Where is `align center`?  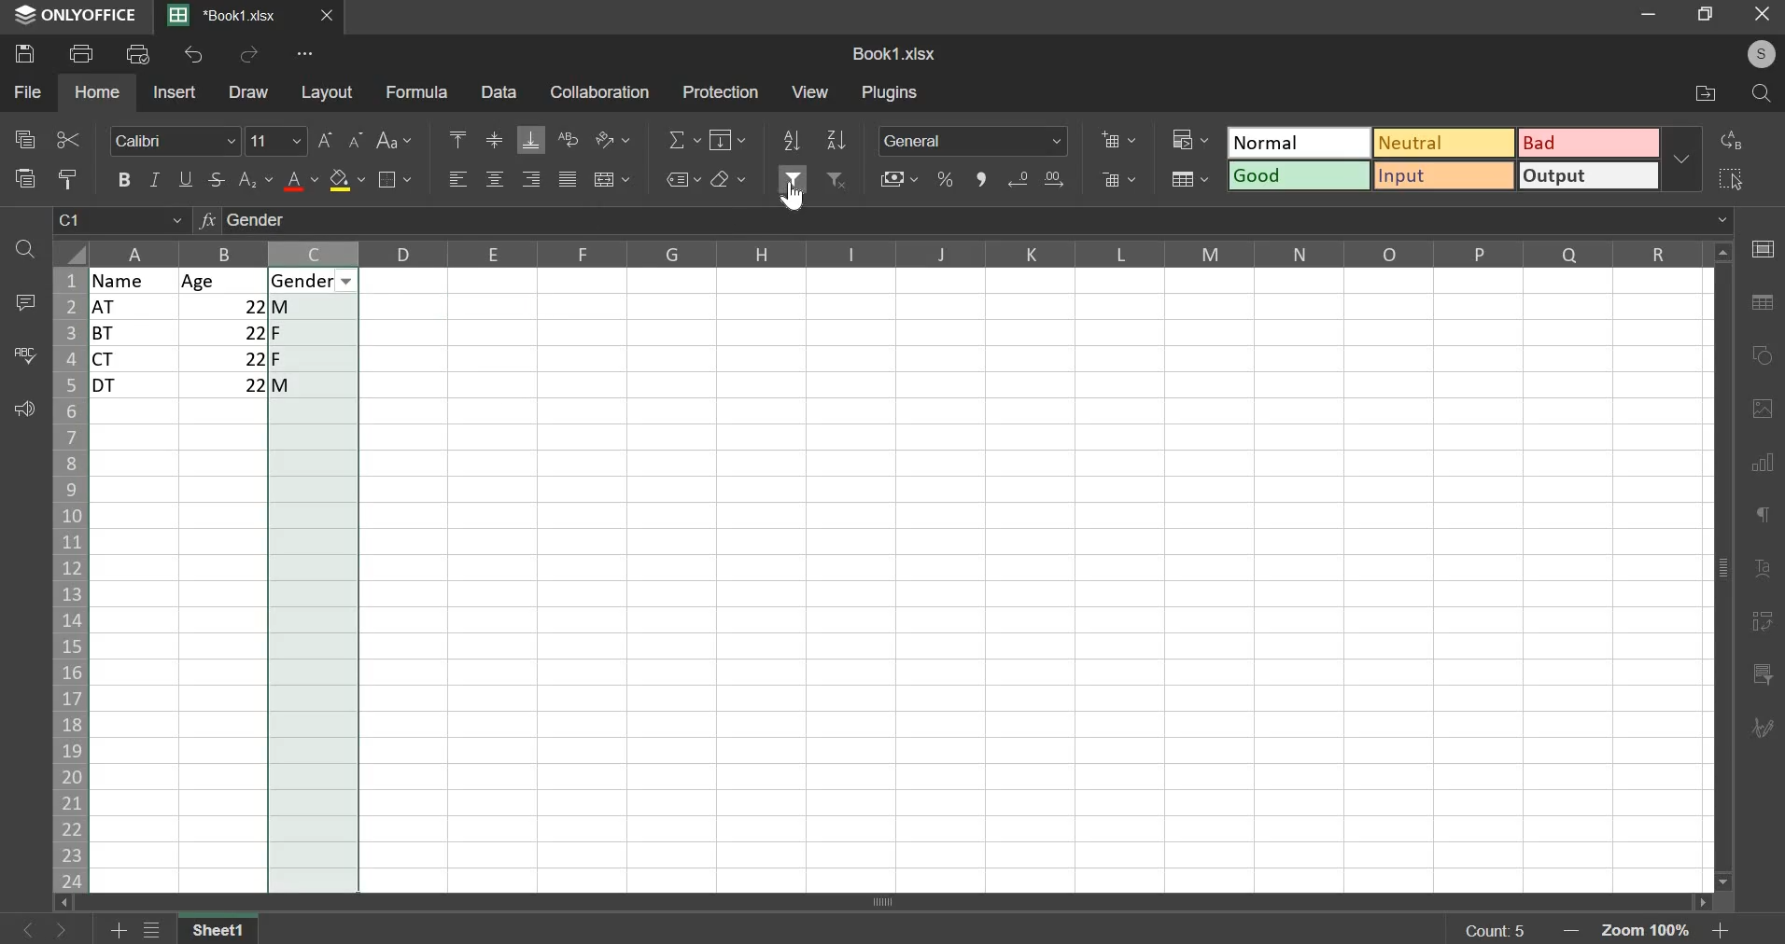
align center is located at coordinates (495, 179).